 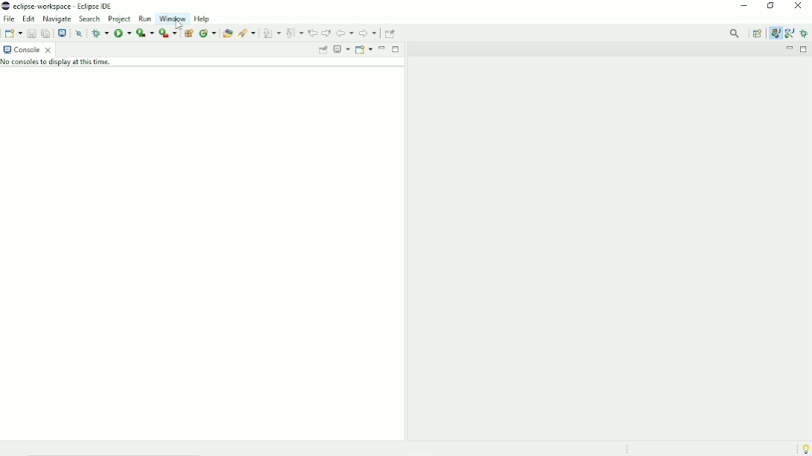 I want to click on Debug, so click(x=805, y=33).